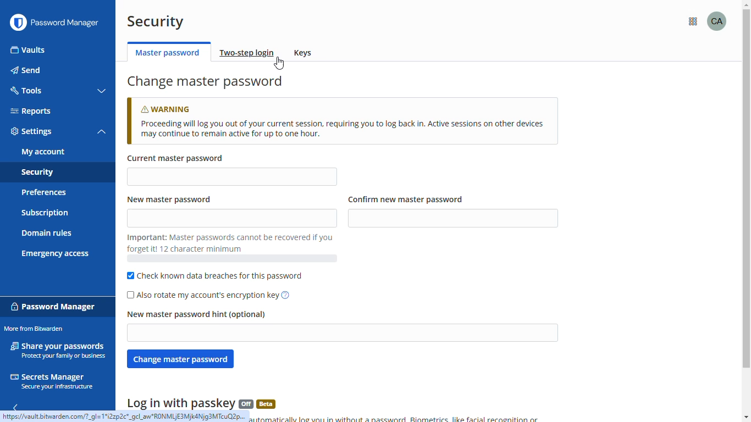 Image resolution: width=751 pixels, height=422 pixels. What do you see at coordinates (27, 70) in the screenshot?
I see `send` at bounding box center [27, 70].